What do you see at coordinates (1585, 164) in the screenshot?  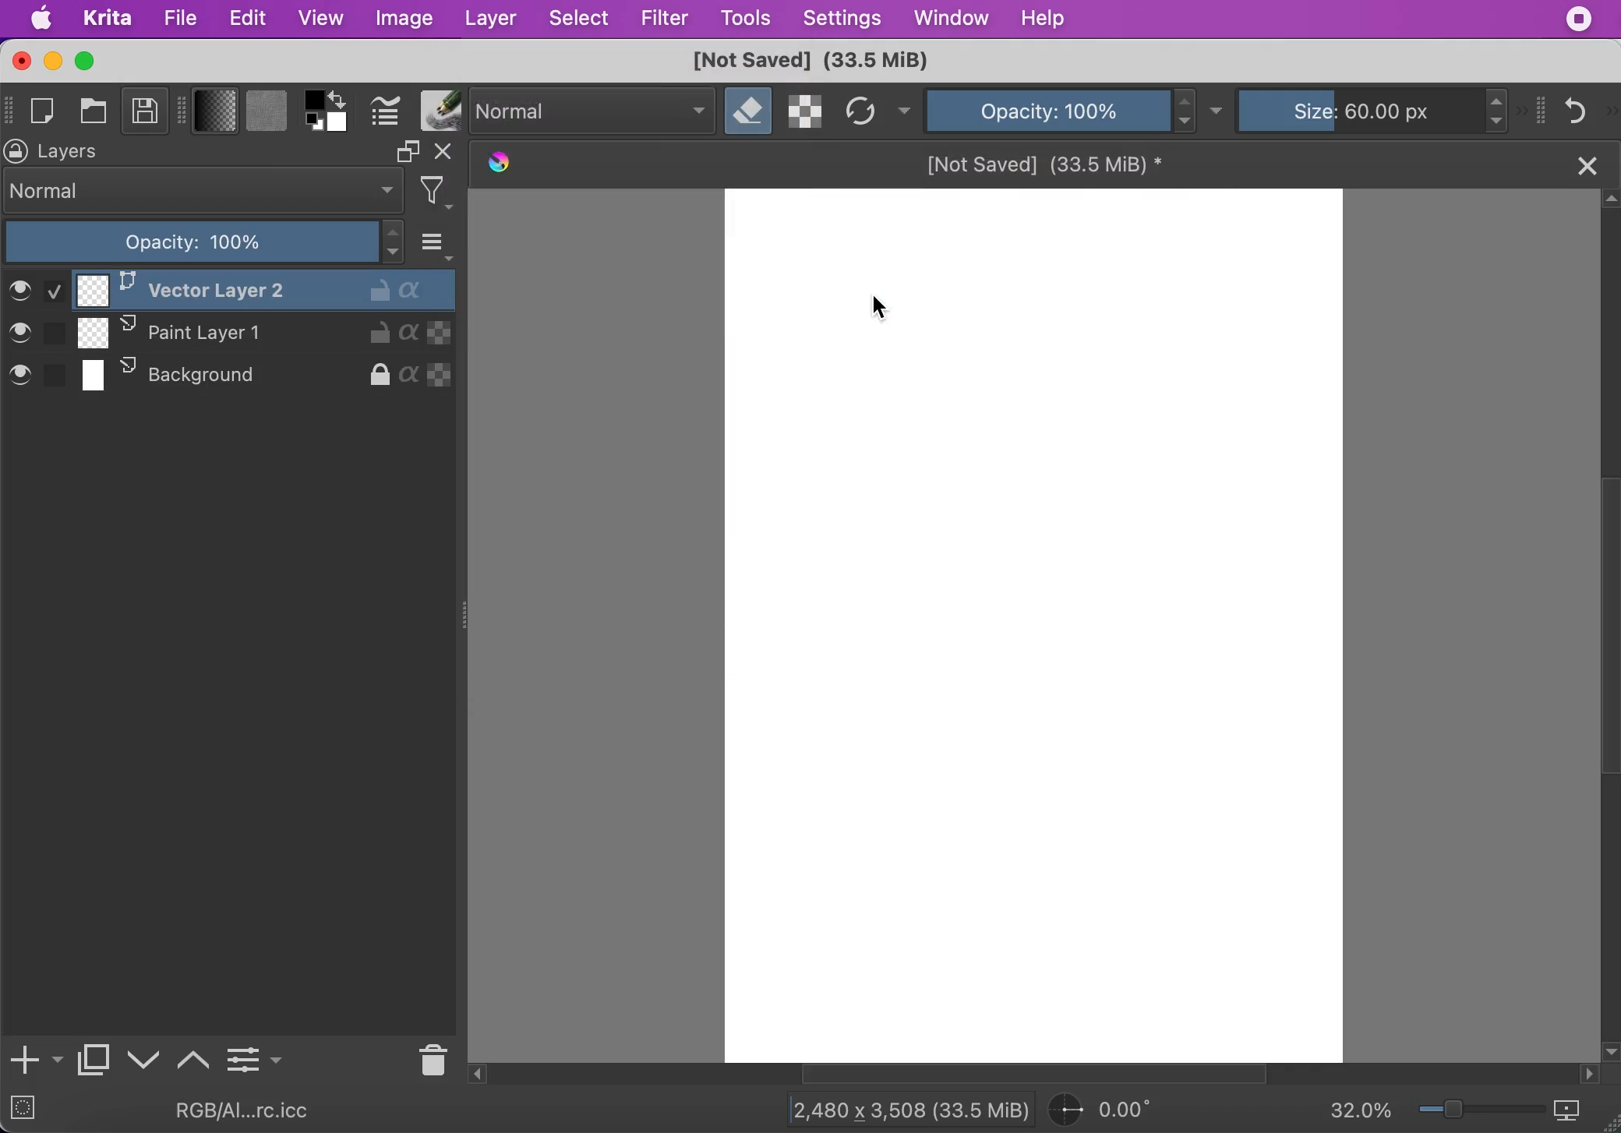 I see `close` at bounding box center [1585, 164].